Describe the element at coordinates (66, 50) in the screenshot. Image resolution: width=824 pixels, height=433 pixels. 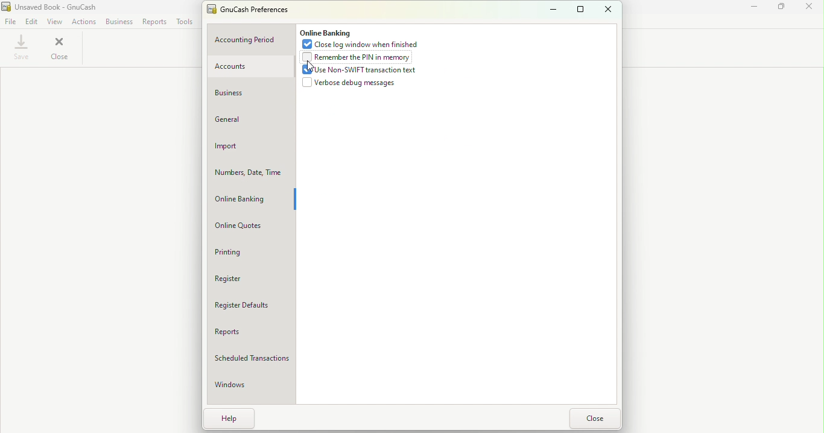
I see `Close` at that location.